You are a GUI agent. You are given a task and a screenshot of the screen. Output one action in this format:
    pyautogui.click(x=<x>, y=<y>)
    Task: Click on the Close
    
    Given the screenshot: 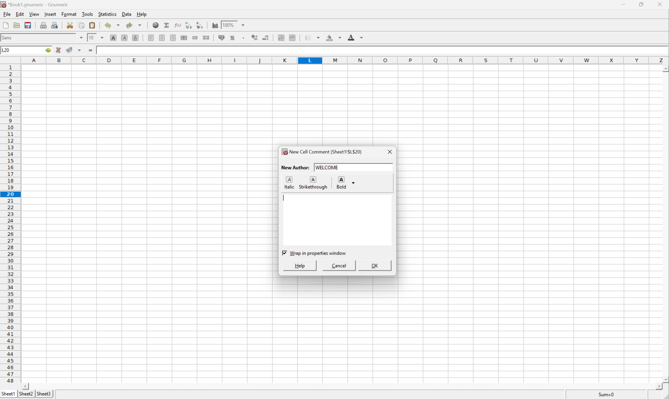 What is the action you would take?
    pyautogui.click(x=659, y=4)
    